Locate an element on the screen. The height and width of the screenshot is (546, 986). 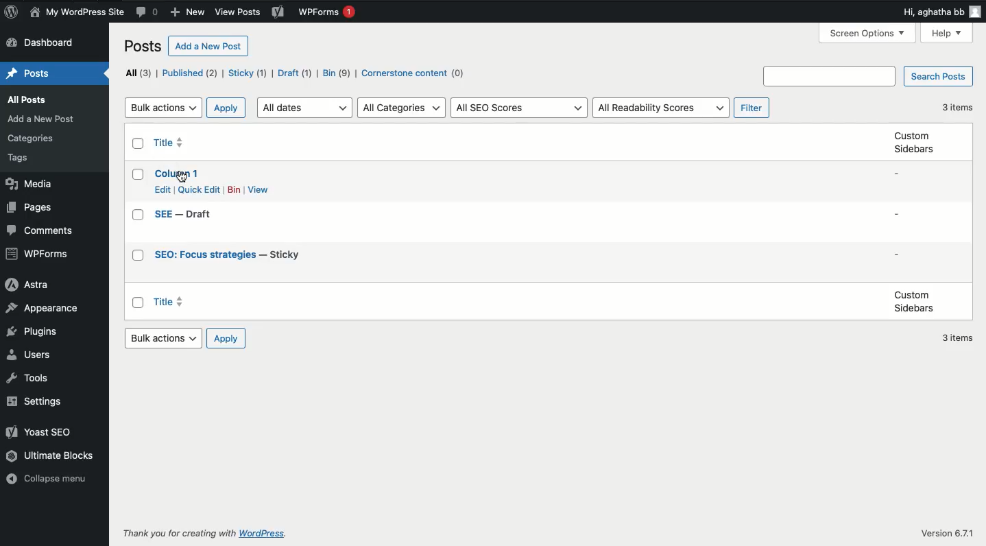
WPForms is located at coordinates (40, 253).